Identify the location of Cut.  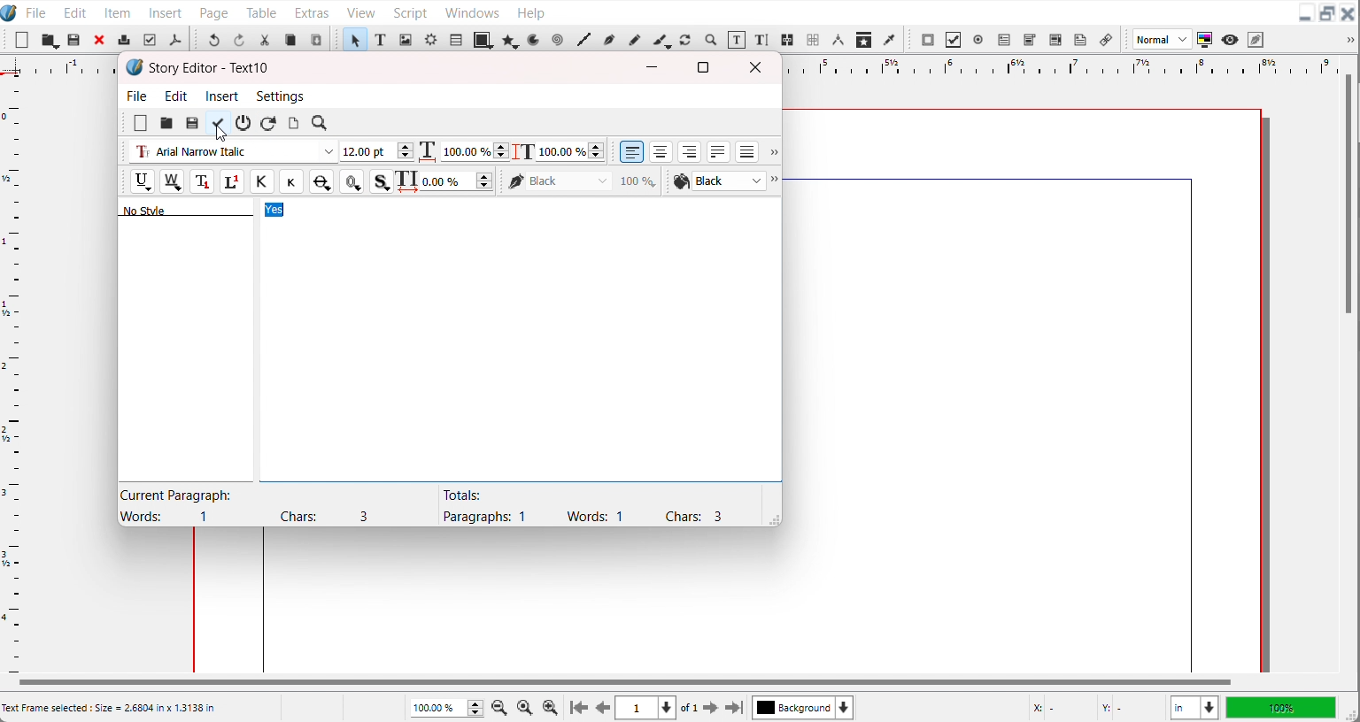
(265, 40).